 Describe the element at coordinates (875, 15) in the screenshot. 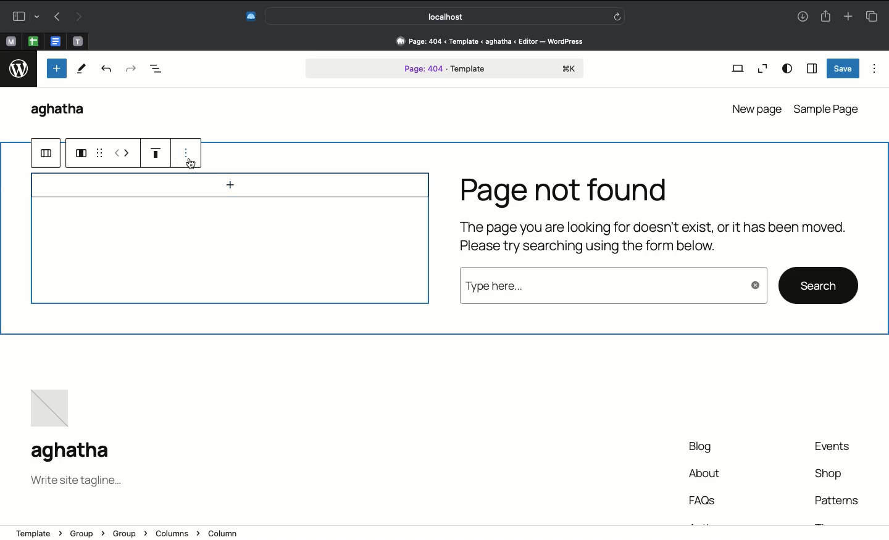

I see `Tabs` at that location.